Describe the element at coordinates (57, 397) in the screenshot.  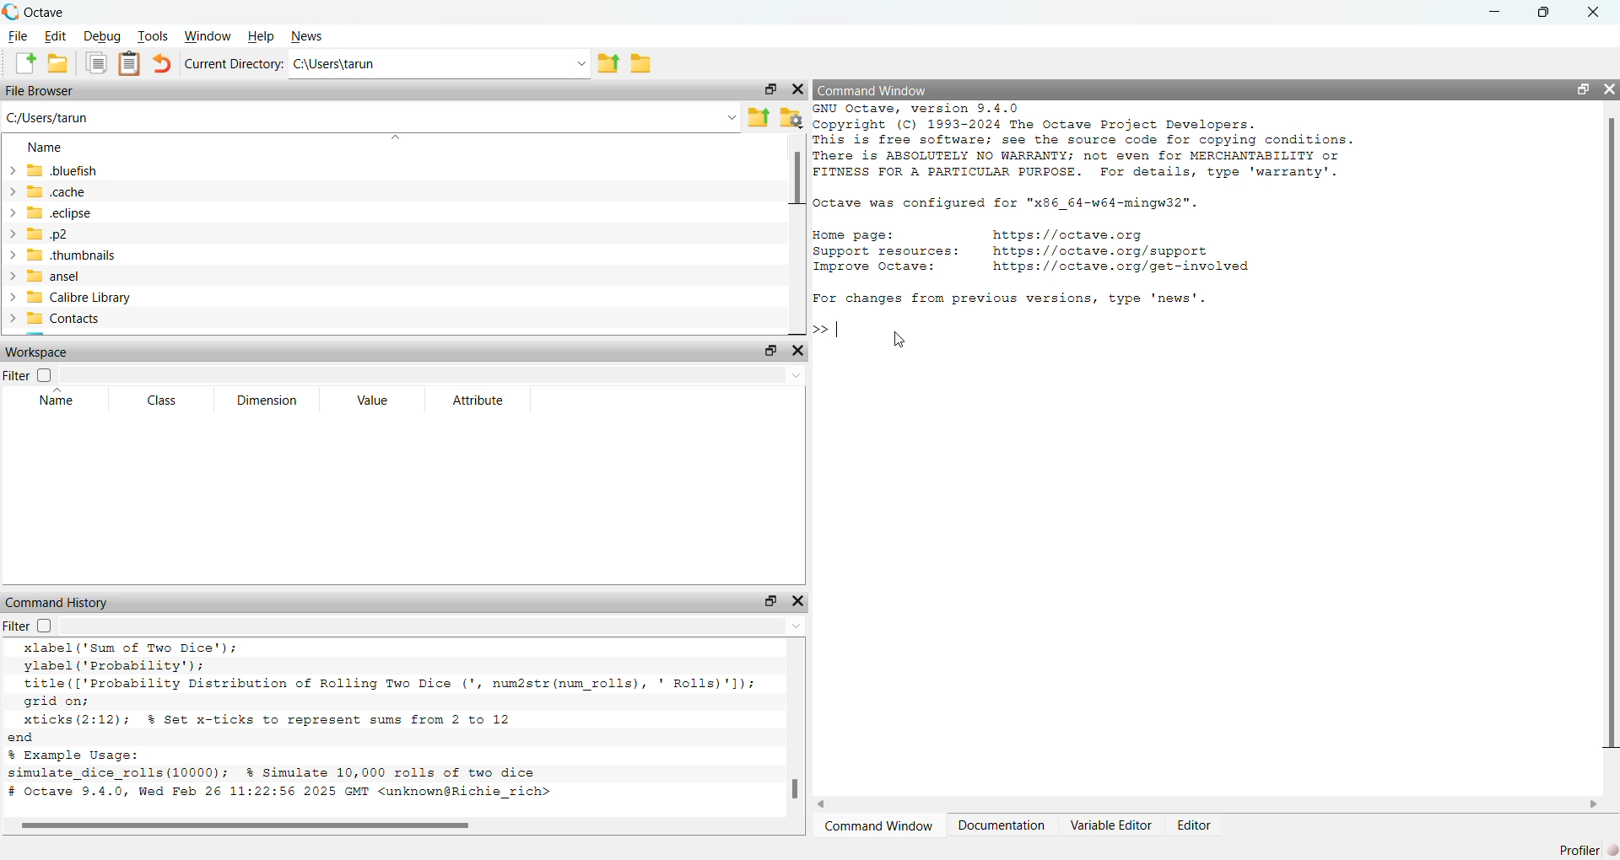
I see `Name` at that location.